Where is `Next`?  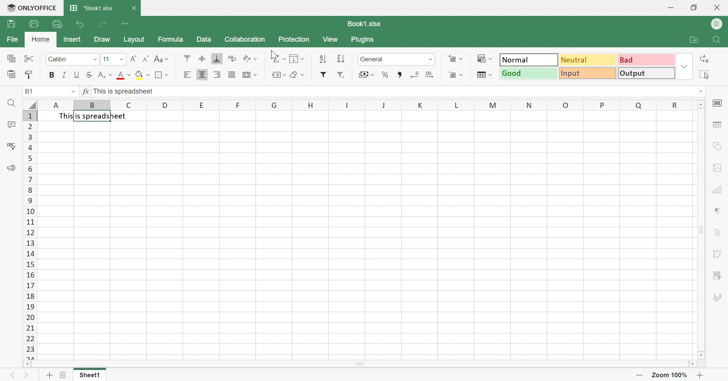 Next is located at coordinates (26, 375).